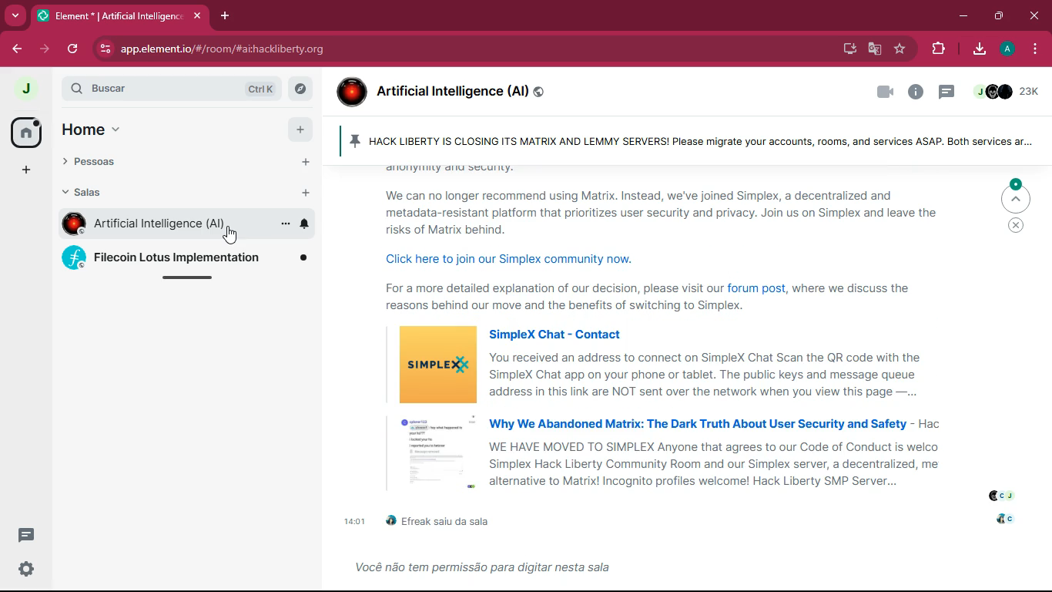 Image resolution: width=1052 pixels, height=592 pixels. What do you see at coordinates (669, 212) in the screenshot?
I see `We can no longer recommend using Matrix. Instead, we've joined Simplex, a decentralized andmetadata-resistant platform that prioritizes user security and privacy. Join us on Simplex and leave the risks of Matrix behind.` at bounding box center [669, 212].